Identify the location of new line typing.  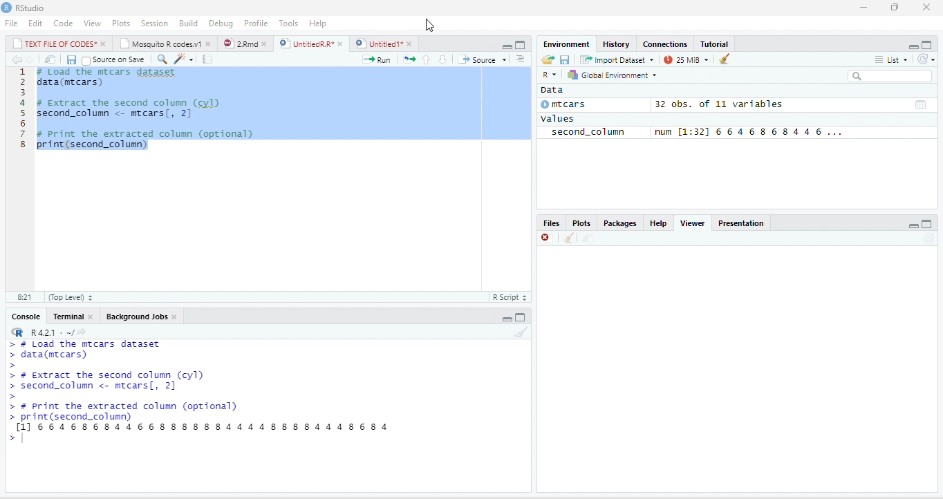
(15, 438).